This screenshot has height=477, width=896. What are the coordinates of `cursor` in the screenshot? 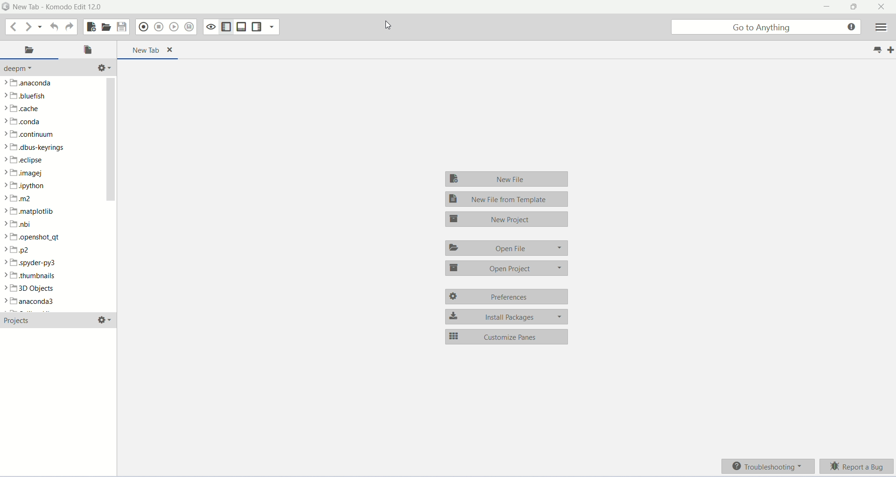 It's located at (391, 26).